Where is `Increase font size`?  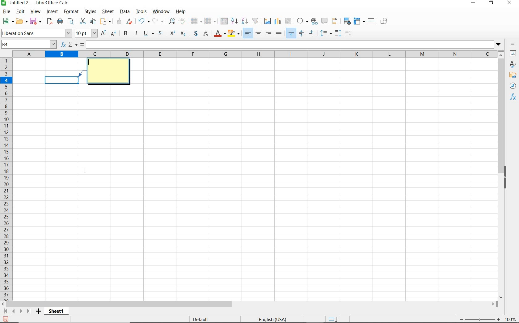 Increase font size is located at coordinates (104, 33).